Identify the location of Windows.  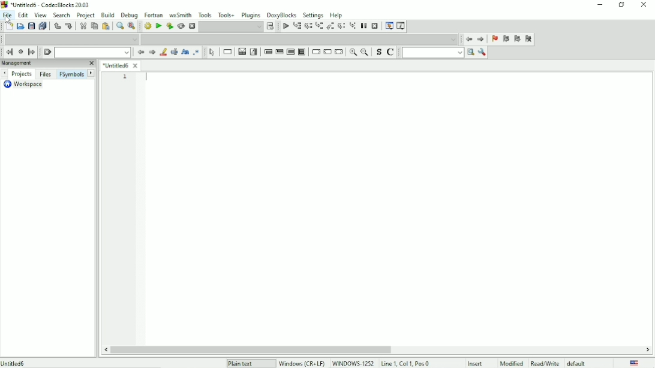
(326, 363).